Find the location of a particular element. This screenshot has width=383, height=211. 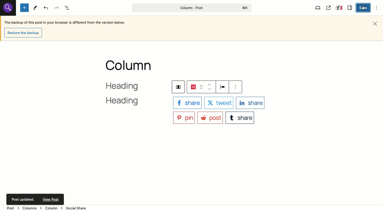

Yoast is located at coordinates (339, 8).